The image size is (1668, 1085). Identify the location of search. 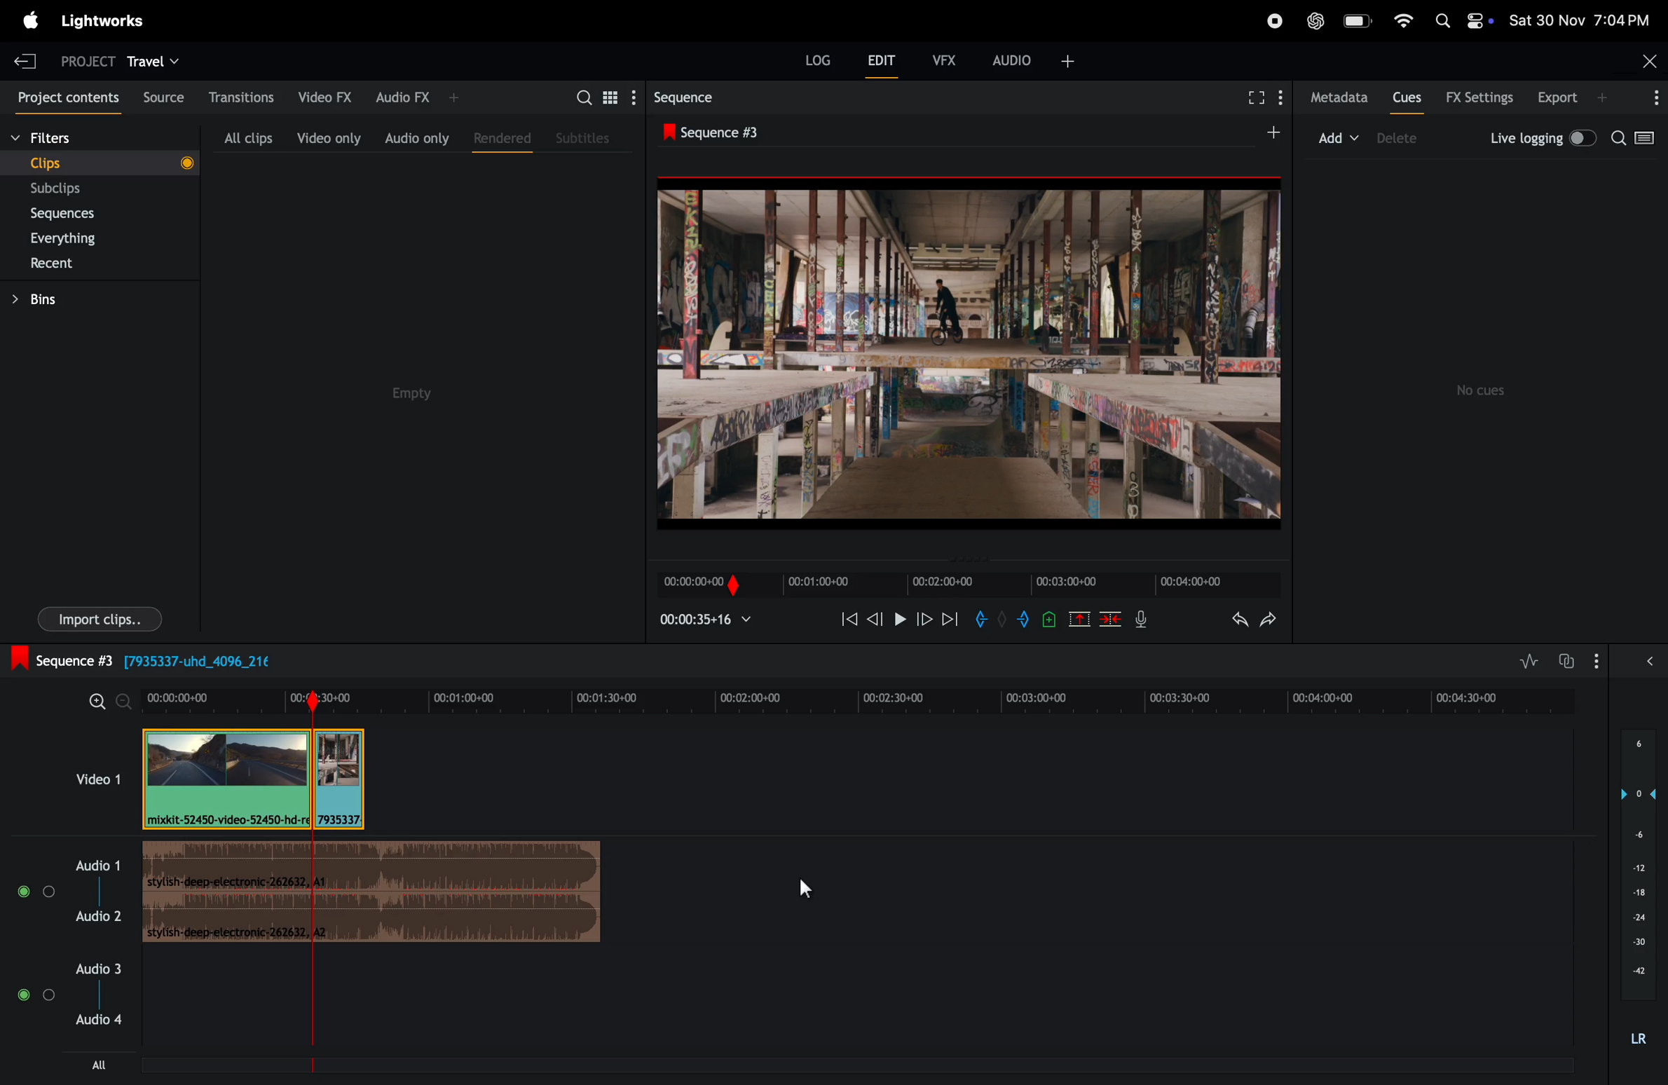
(1638, 142).